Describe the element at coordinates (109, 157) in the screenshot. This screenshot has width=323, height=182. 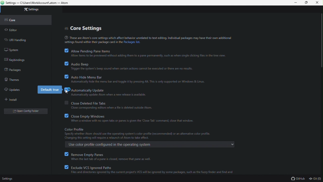
I see `remove empty panes` at that location.